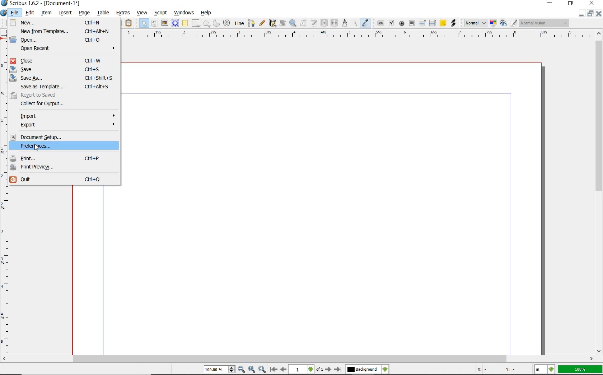 Image resolution: width=603 pixels, height=375 pixels. Describe the element at coordinates (365, 23) in the screenshot. I see `eye dropper` at that location.